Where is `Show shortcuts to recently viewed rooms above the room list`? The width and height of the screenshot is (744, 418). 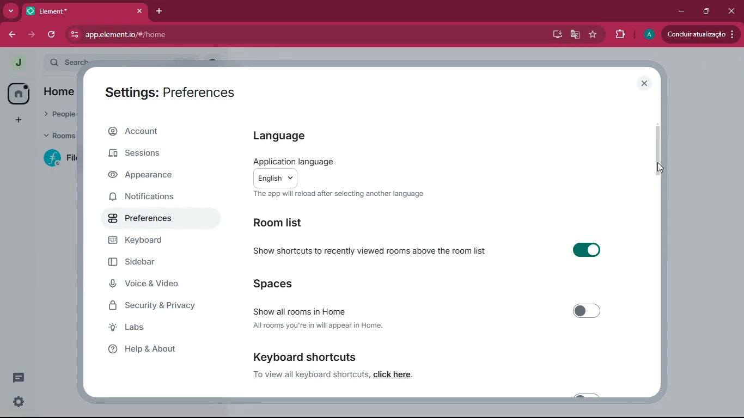 Show shortcuts to recently viewed rooms above the room list is located at coordinates (431, 251).